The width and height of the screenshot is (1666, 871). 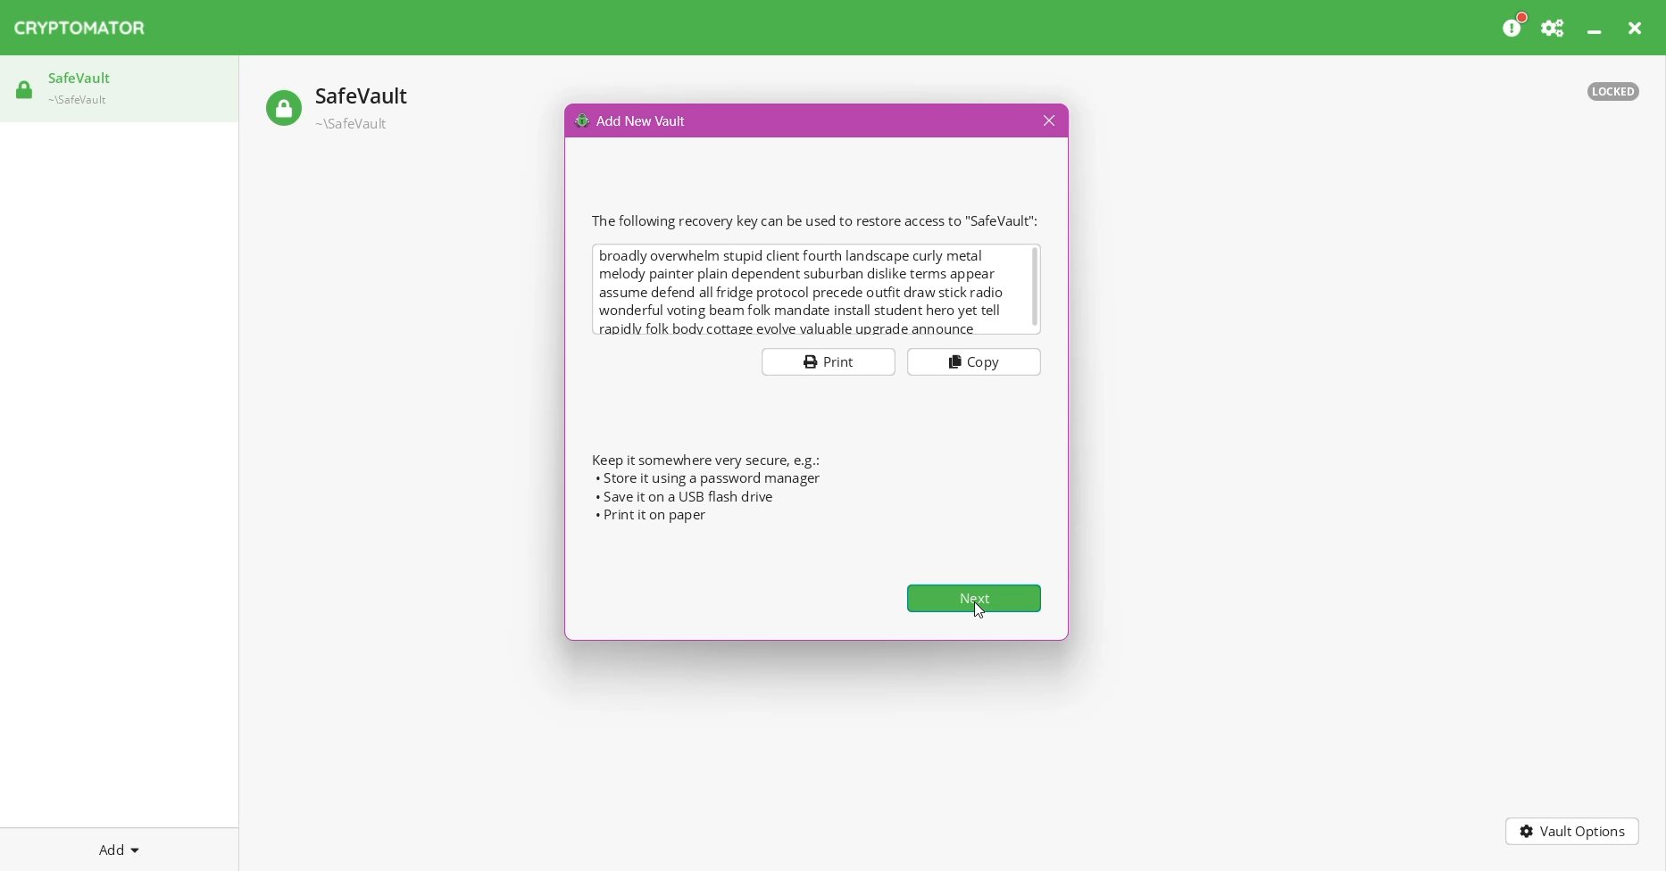 What do you see at coordinates (979, 610) in the screenshot?
I see `Cursor` at bounding box center [979, 610].